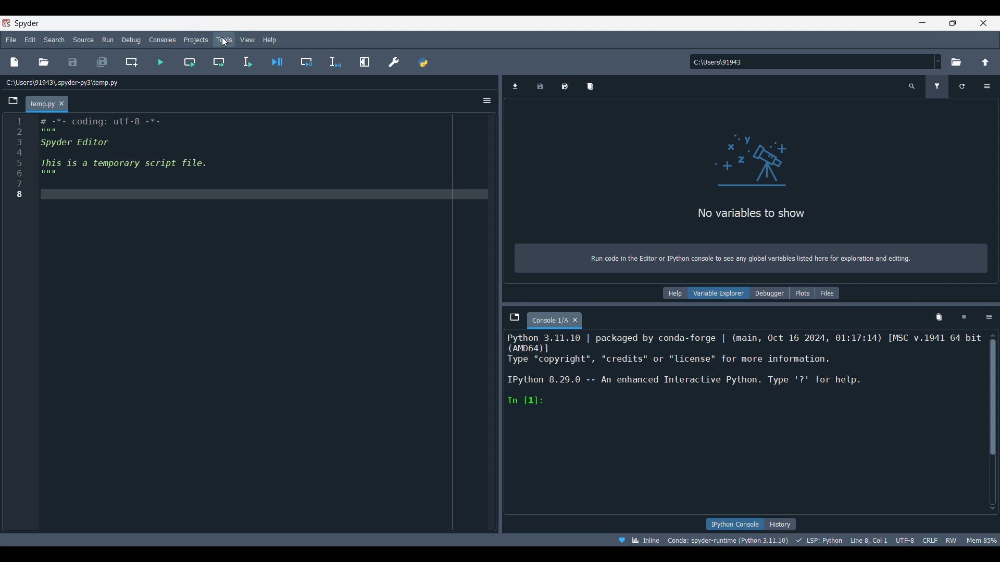 This screenshot has width=1000, height=562. I want to click on Close tab, so click(576, 320).